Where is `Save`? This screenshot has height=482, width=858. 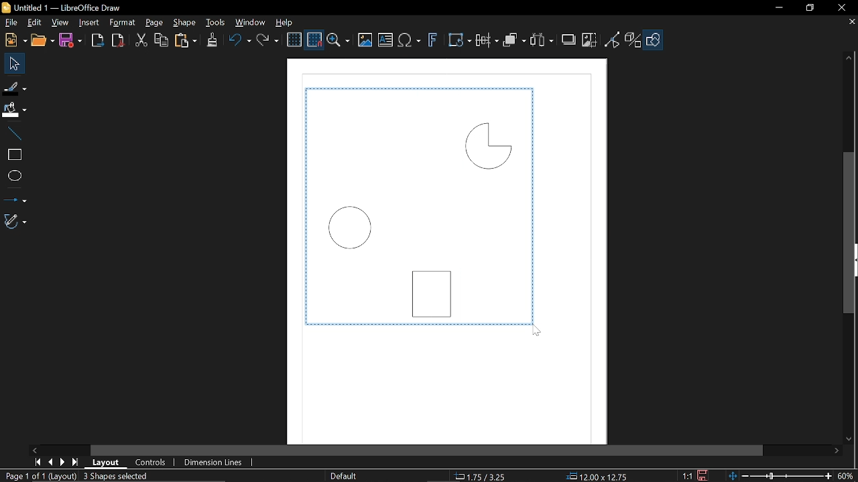
Save is located at coordinates (700, 475).